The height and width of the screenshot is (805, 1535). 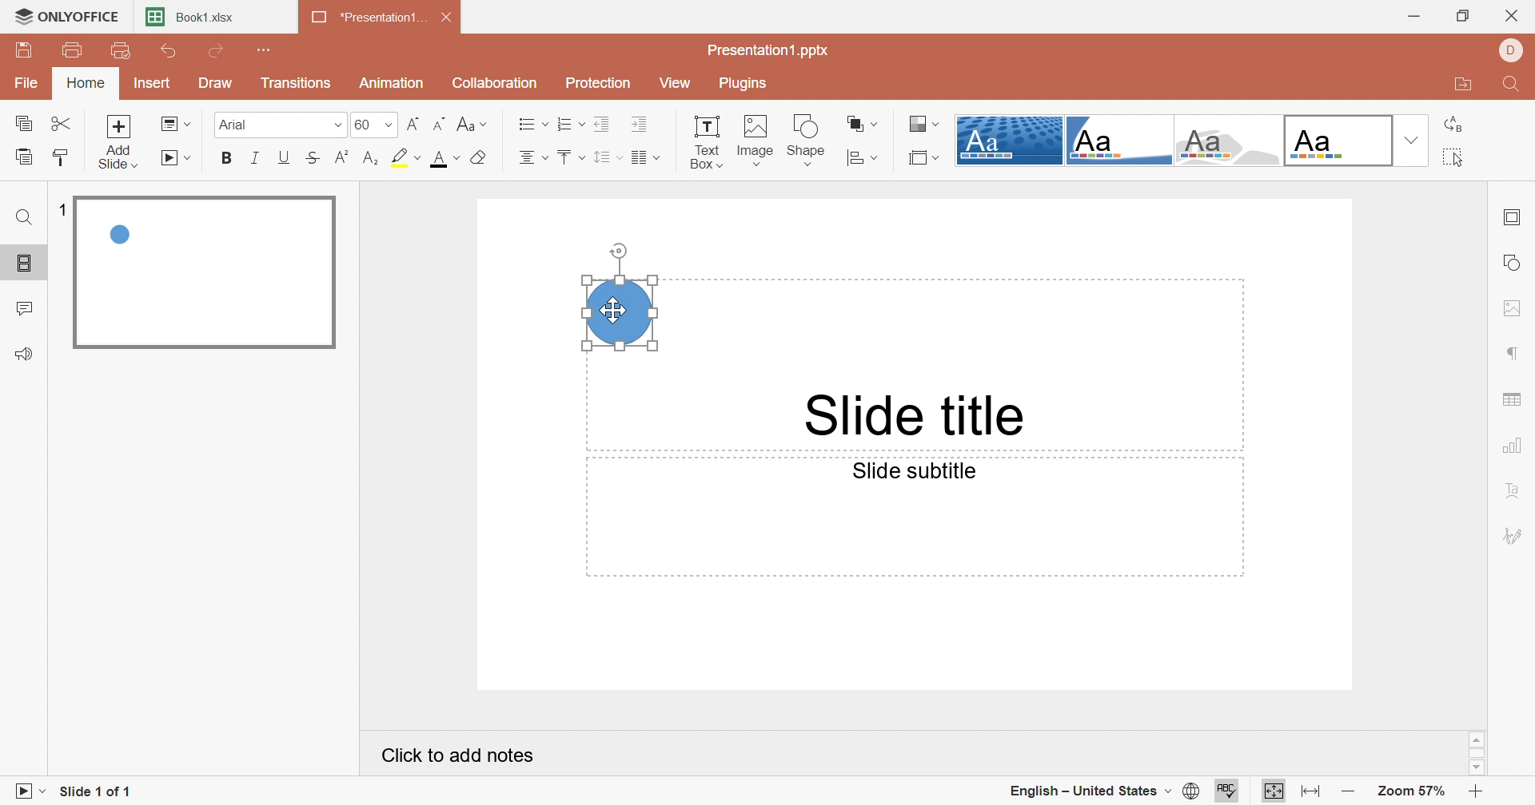 What do you see at coordinates (24, 156) in the screenshot?
I see `Paste` at bounding box center [24, 156].